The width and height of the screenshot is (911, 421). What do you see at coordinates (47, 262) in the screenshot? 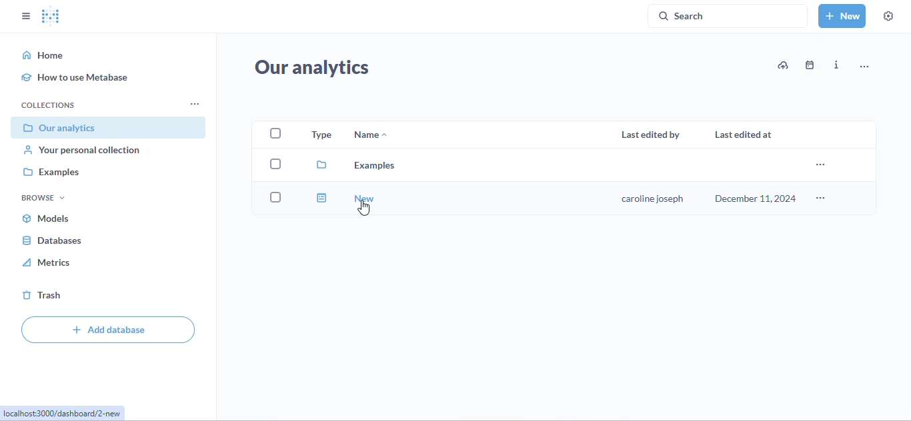
I see `metrics` at bounding box center [47, 262].